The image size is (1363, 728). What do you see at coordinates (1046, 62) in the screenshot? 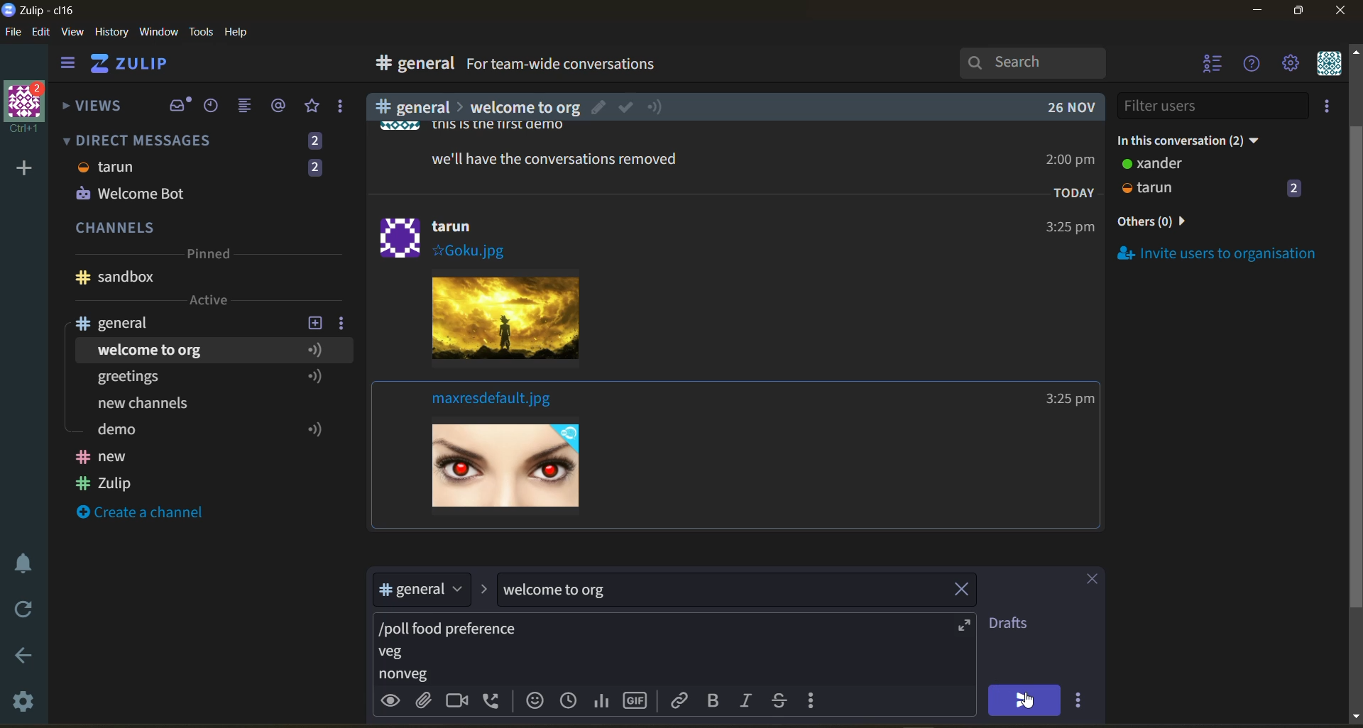
I see `search` at bounding box center [1046, 62].